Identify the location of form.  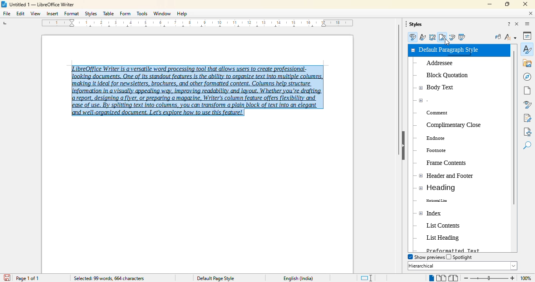
(125, 13).